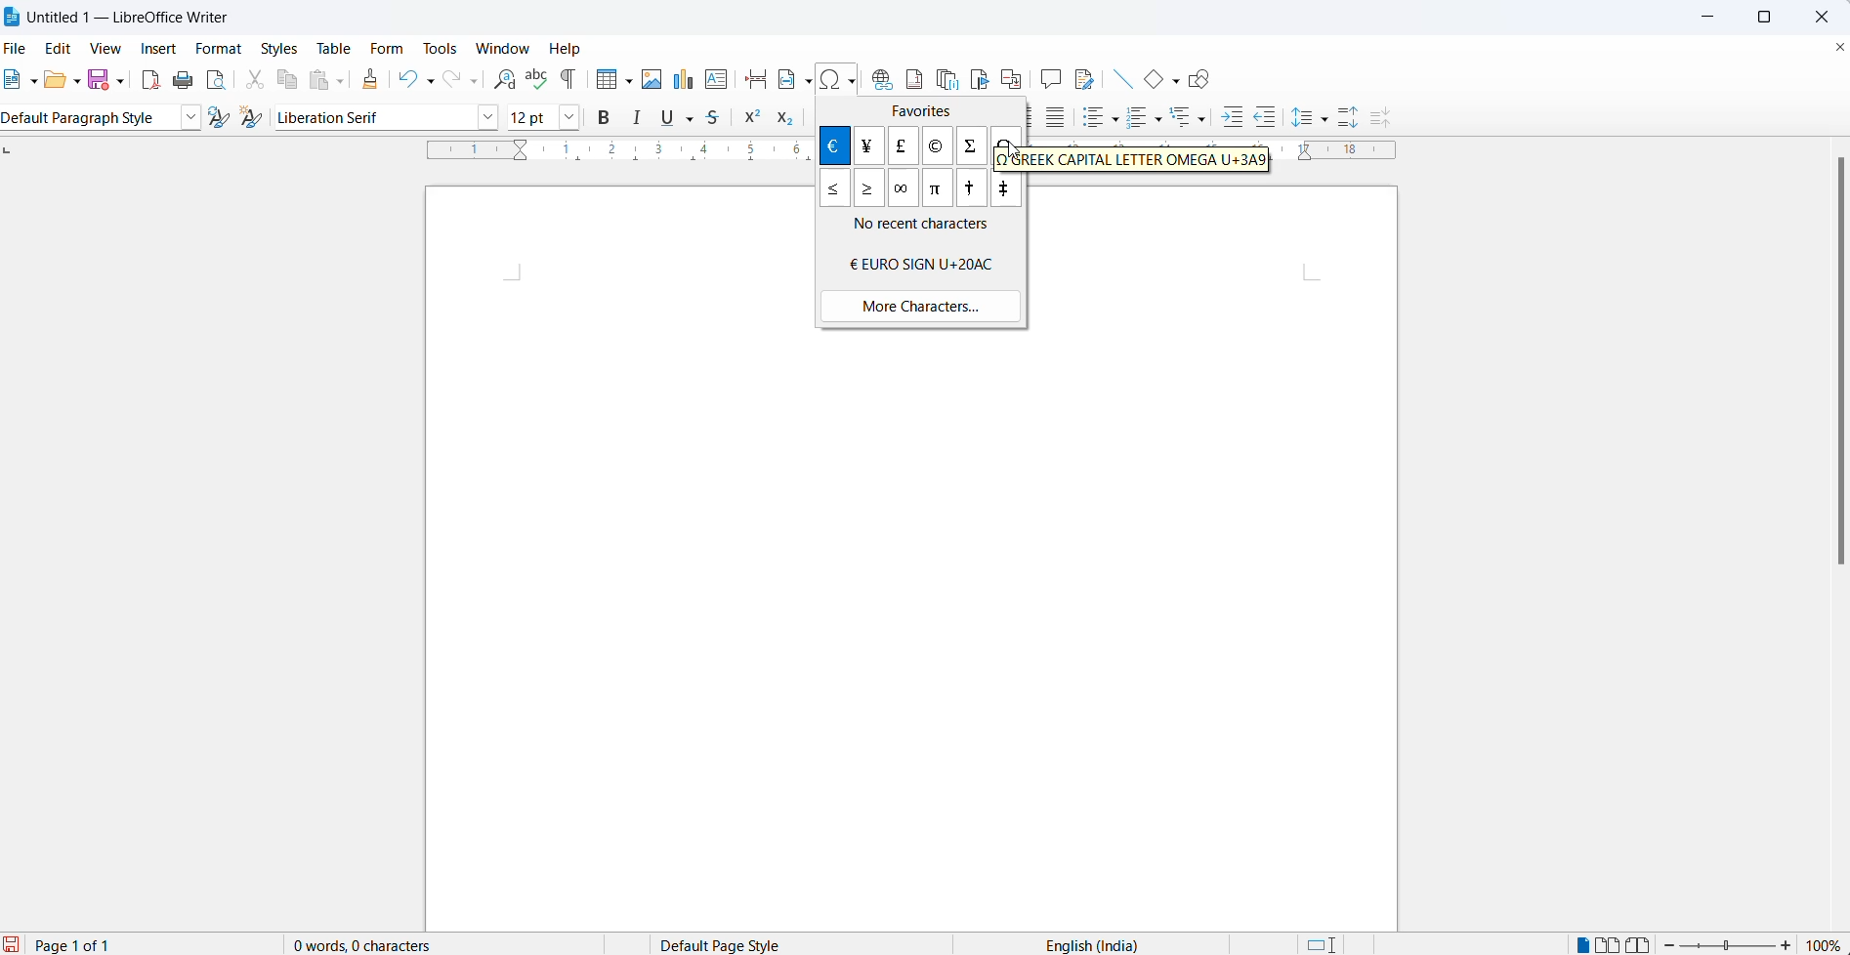  Describe the element at coordinates (19, 47) in the screenshot. I see `file` at that location.